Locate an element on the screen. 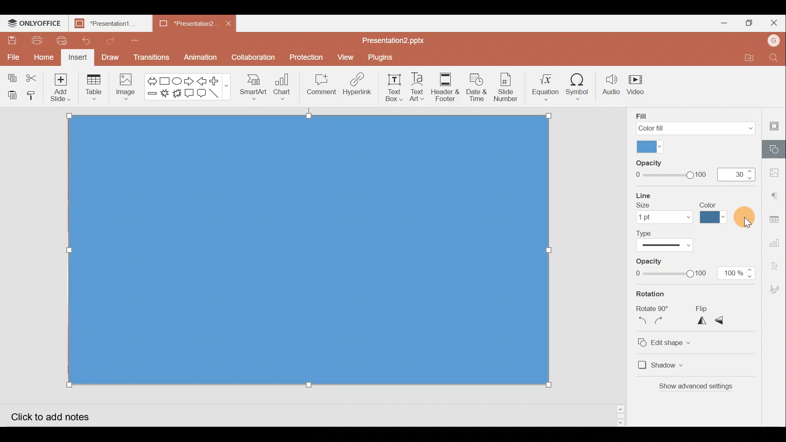 This screenshot has height=442, width=786. Signature settings is located at coordinates (776, 288).